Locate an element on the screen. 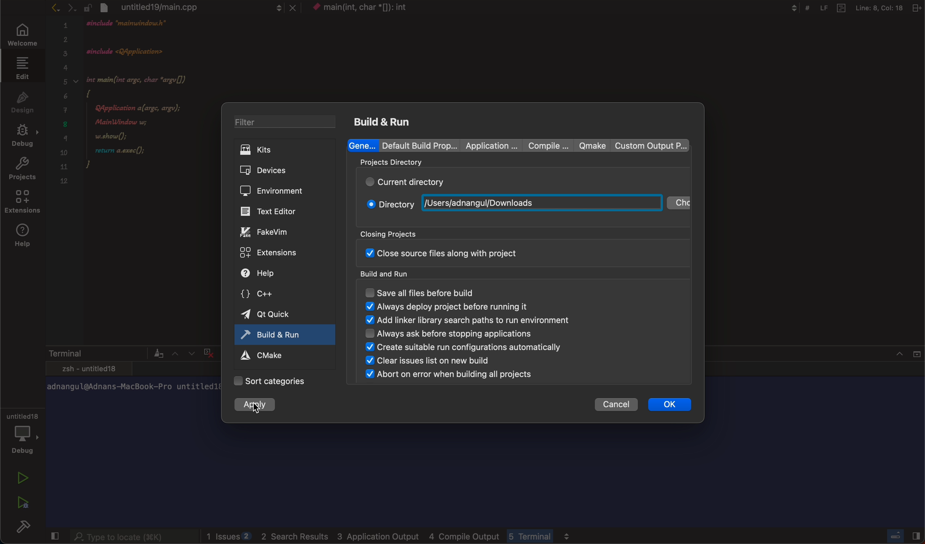 This screenshot has width=925, height=544. current directory is located at coordinates (522, 181).